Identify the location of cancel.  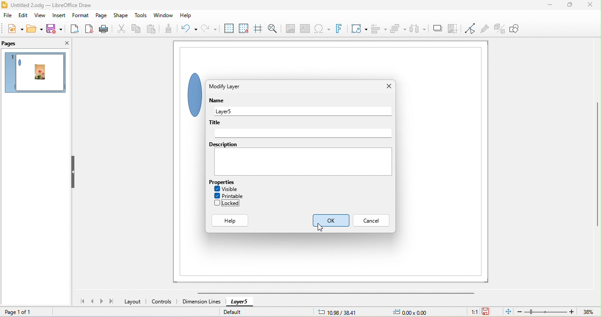
(370, 220).